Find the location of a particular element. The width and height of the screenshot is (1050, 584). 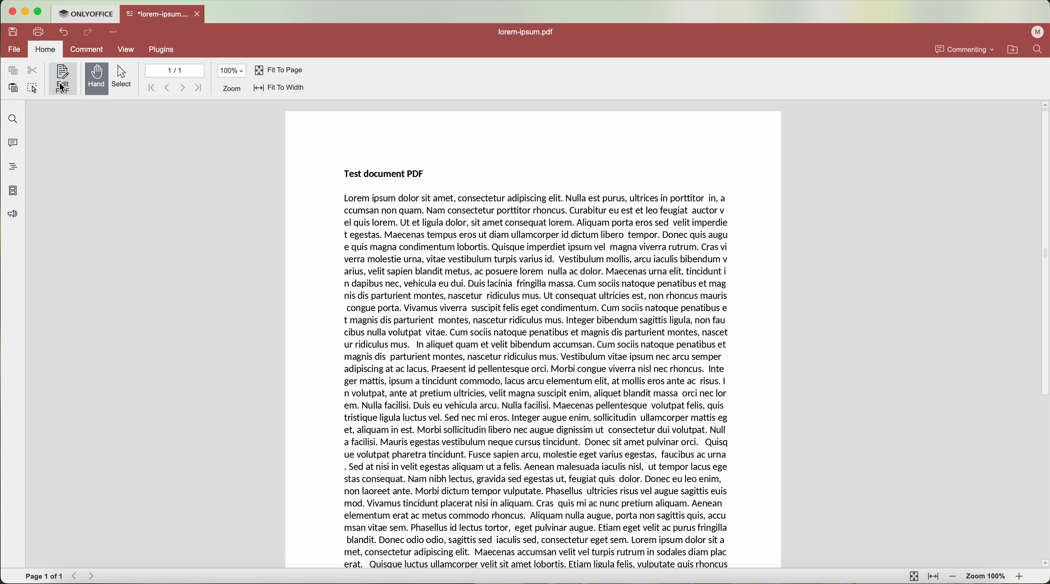

select all is located at coordinates (33, 89).